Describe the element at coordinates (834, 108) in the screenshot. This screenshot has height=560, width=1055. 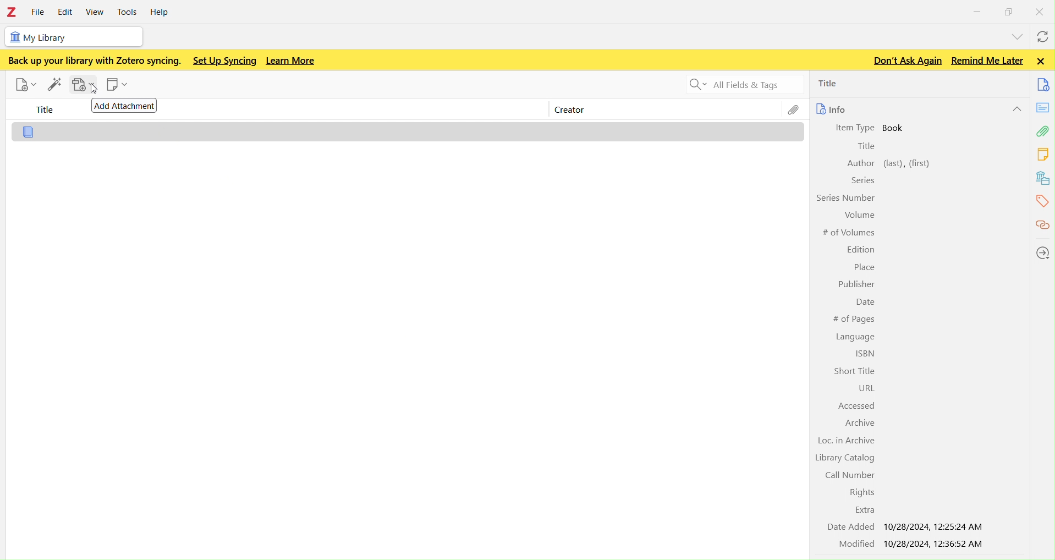
I see `info` at that location.